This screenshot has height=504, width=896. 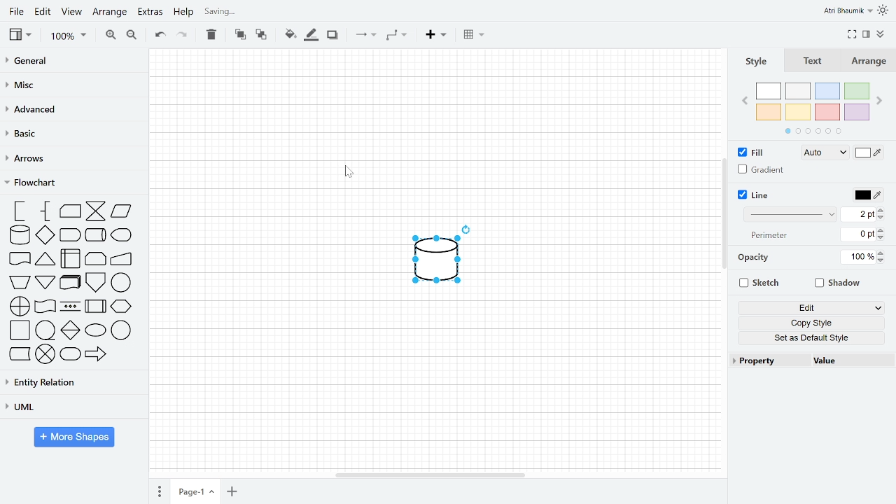 I want to click on Set as default style, so click(x=812, y=339).